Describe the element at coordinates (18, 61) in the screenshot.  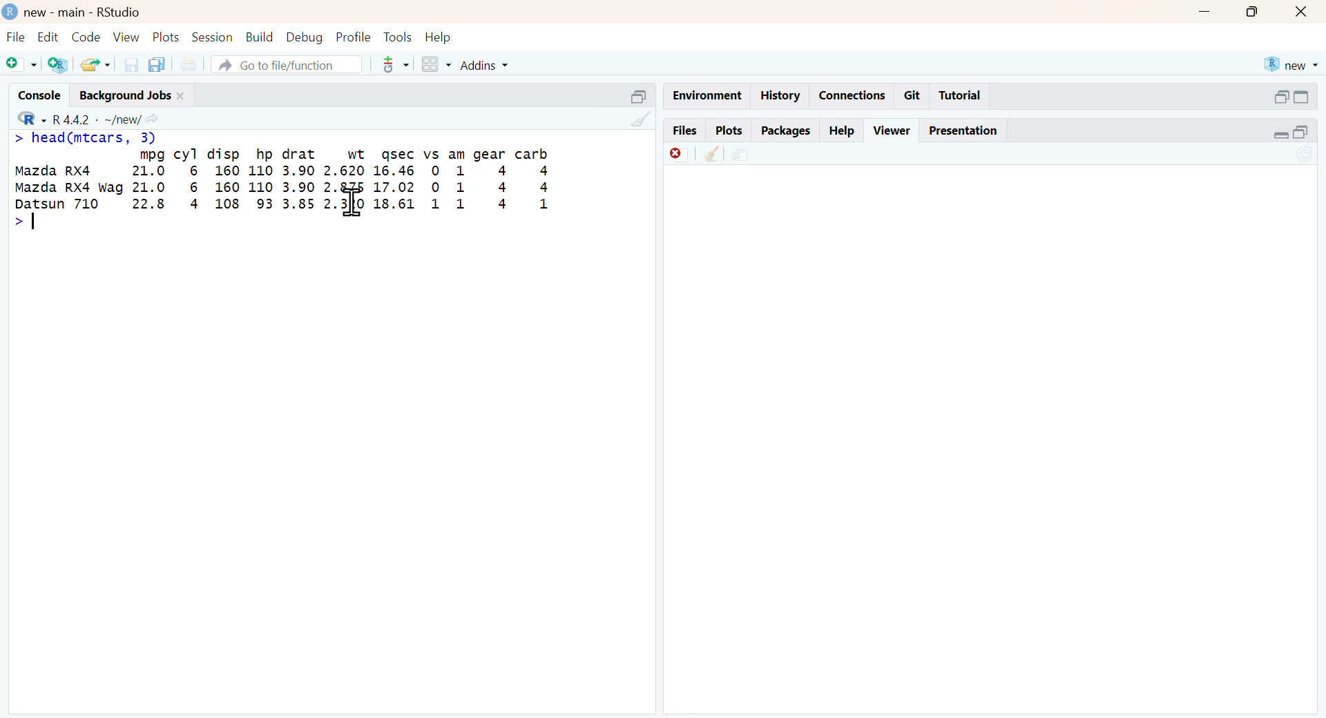
I see `New file` at that location.